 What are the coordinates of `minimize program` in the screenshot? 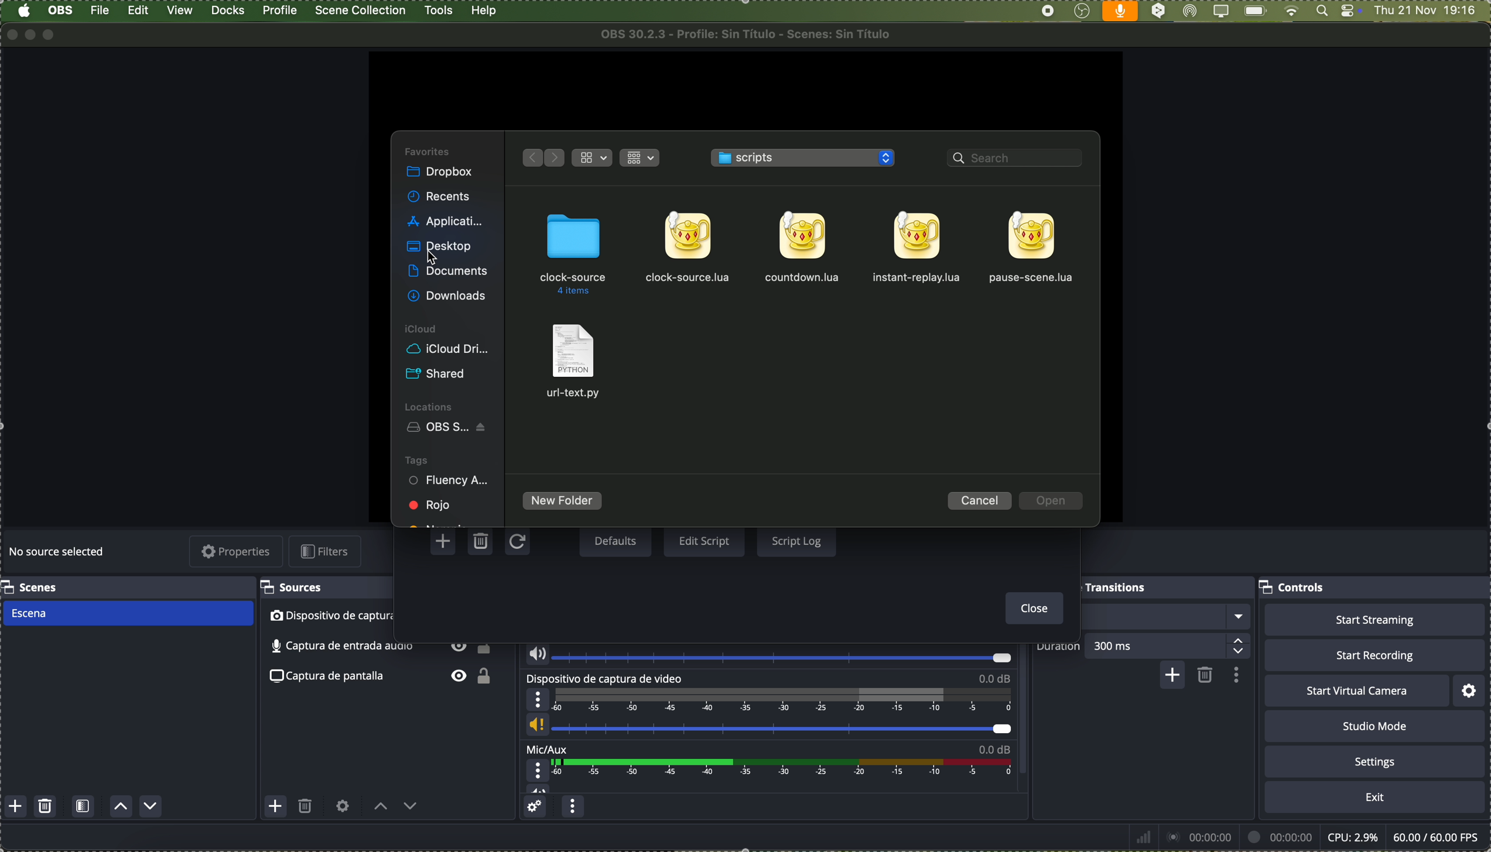 It's located at (31, 34).